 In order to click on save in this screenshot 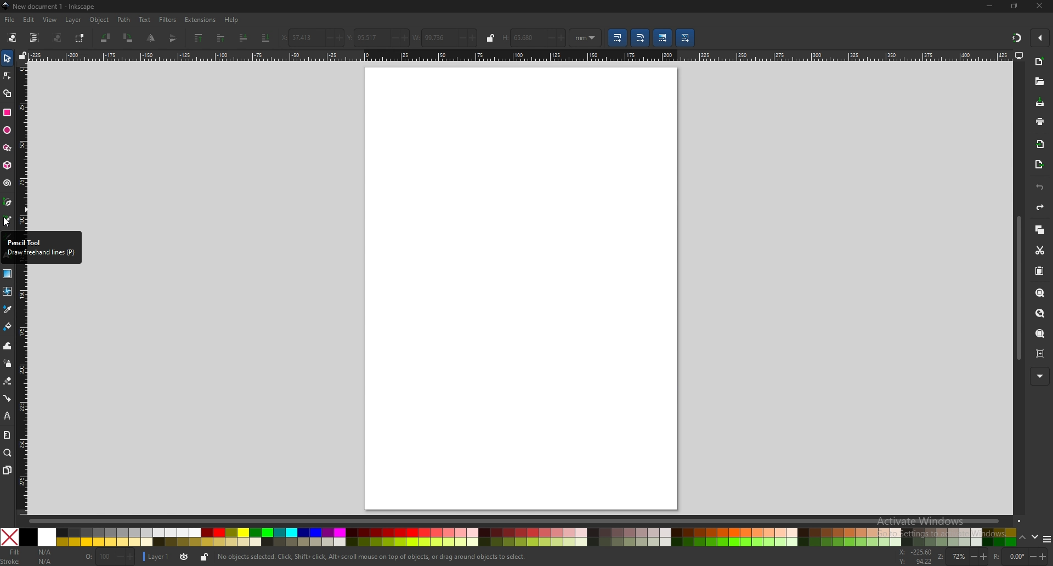, I will do `click(1040, 103)`.